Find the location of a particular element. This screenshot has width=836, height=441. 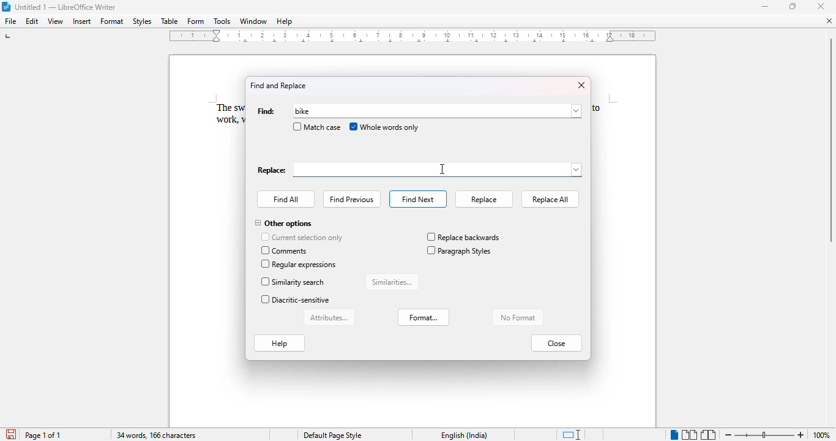

Untitled 1 -- LibreOffice Writer is located at coordinates (66, 8).